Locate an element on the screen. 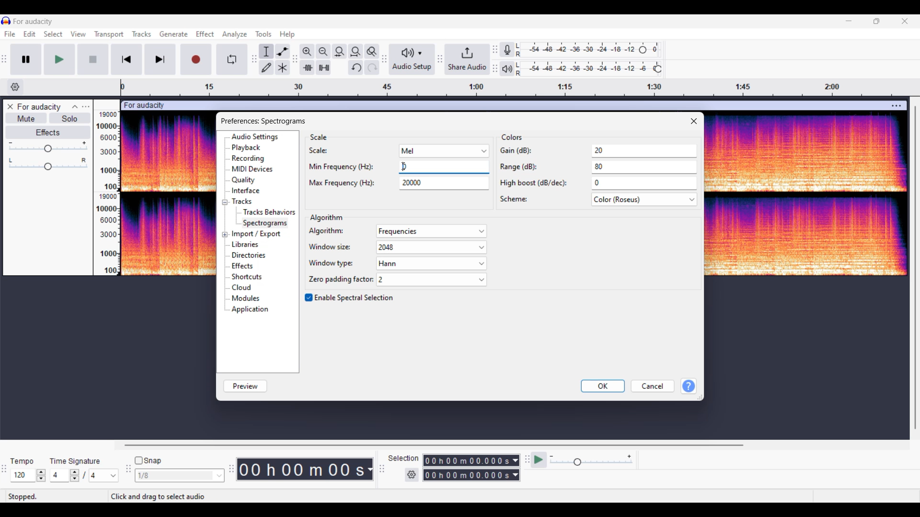 Image resolution: width=920 pixels, height=517 pixels. Indicates selection duration is located at coordinates (403, 458).